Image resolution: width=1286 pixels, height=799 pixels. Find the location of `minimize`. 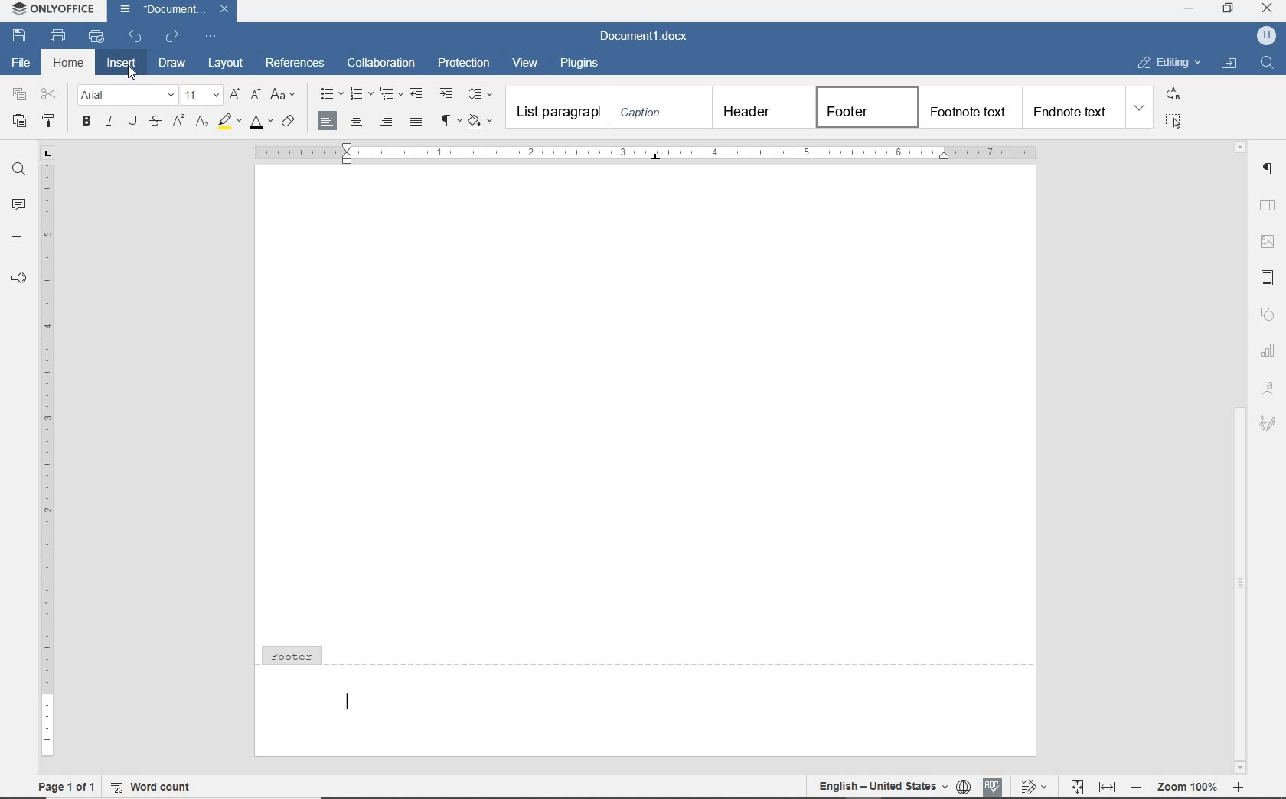

minimize is located at coordinates (1189, 10).